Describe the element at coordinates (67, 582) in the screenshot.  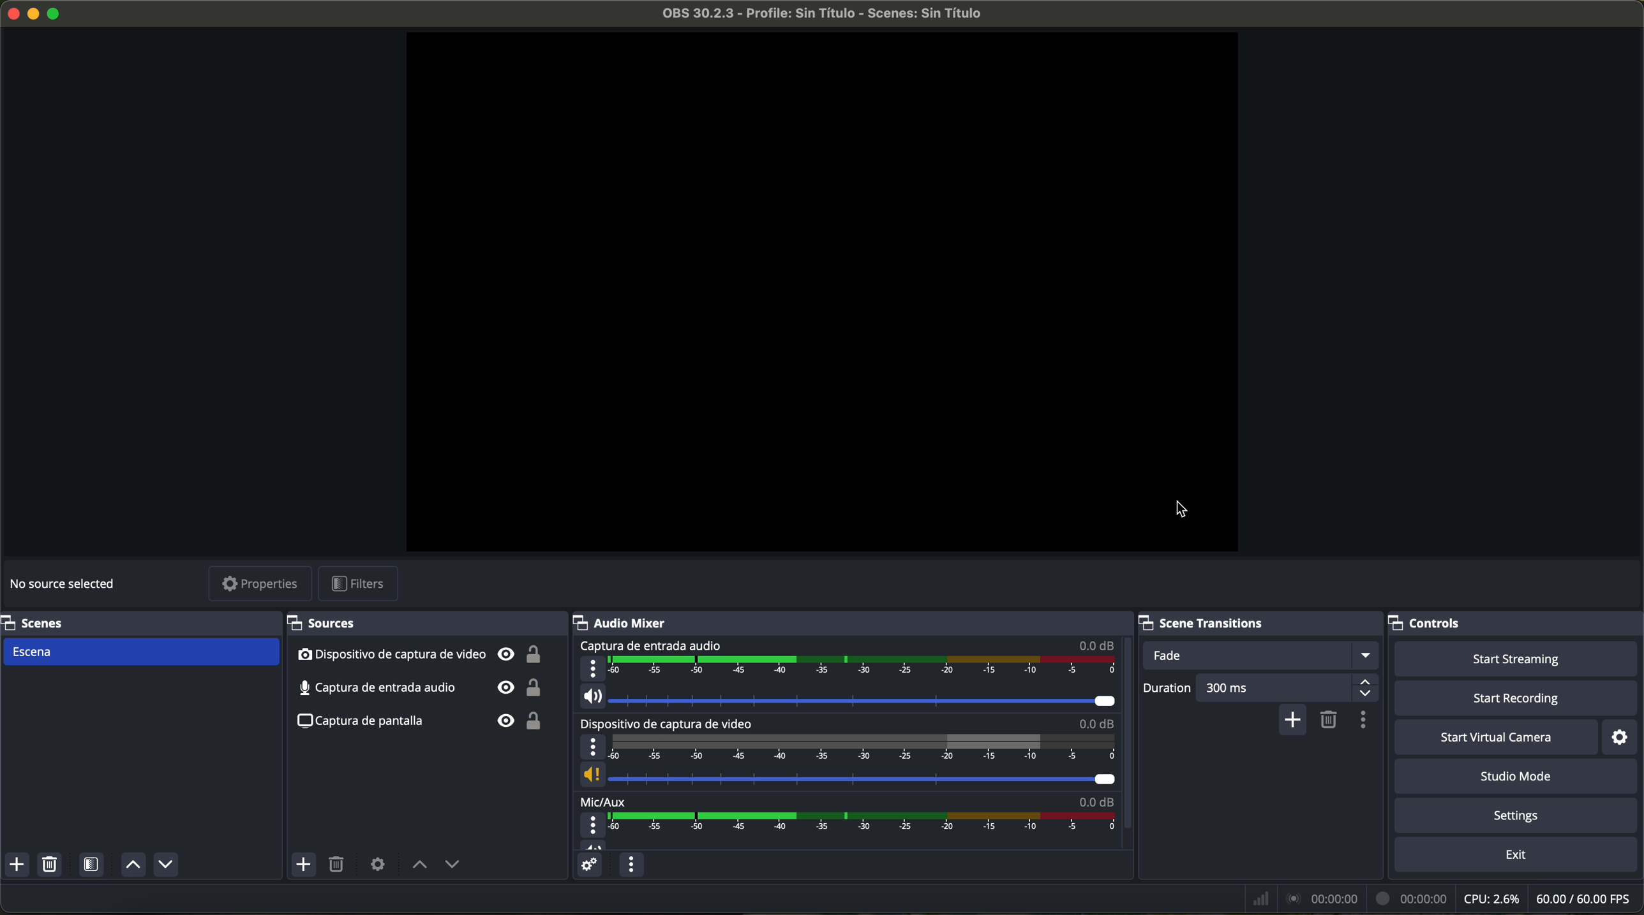
I see `no source selected` at that location.